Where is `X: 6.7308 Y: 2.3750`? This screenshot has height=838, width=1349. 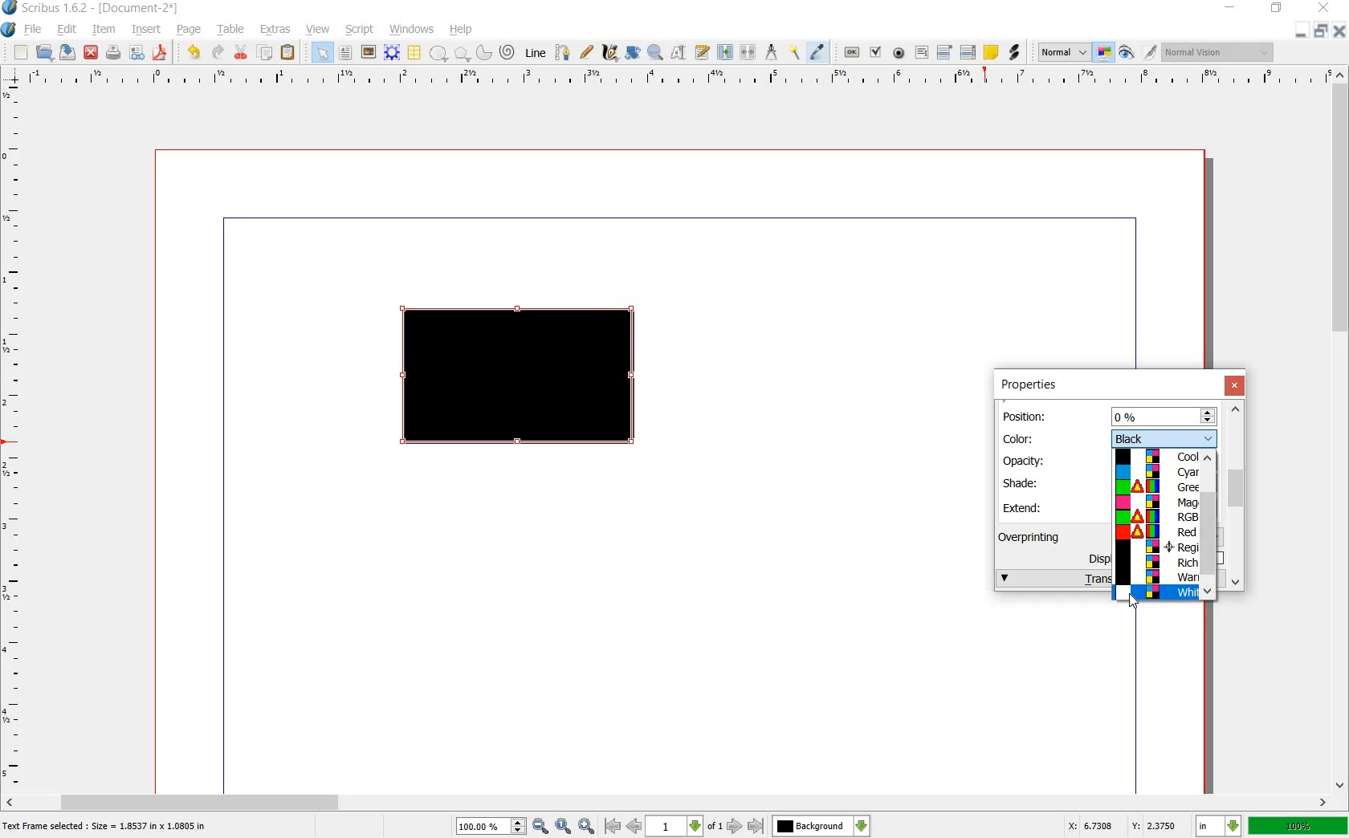 X: 6.7308 Y: 2.3750 is located at coordinates (1122, 825).